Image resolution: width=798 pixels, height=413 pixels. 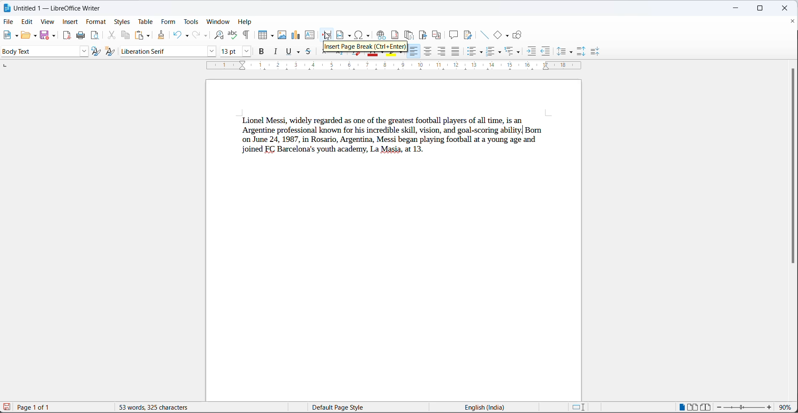 I want to click on standard selection, so click(x=579, y=408).